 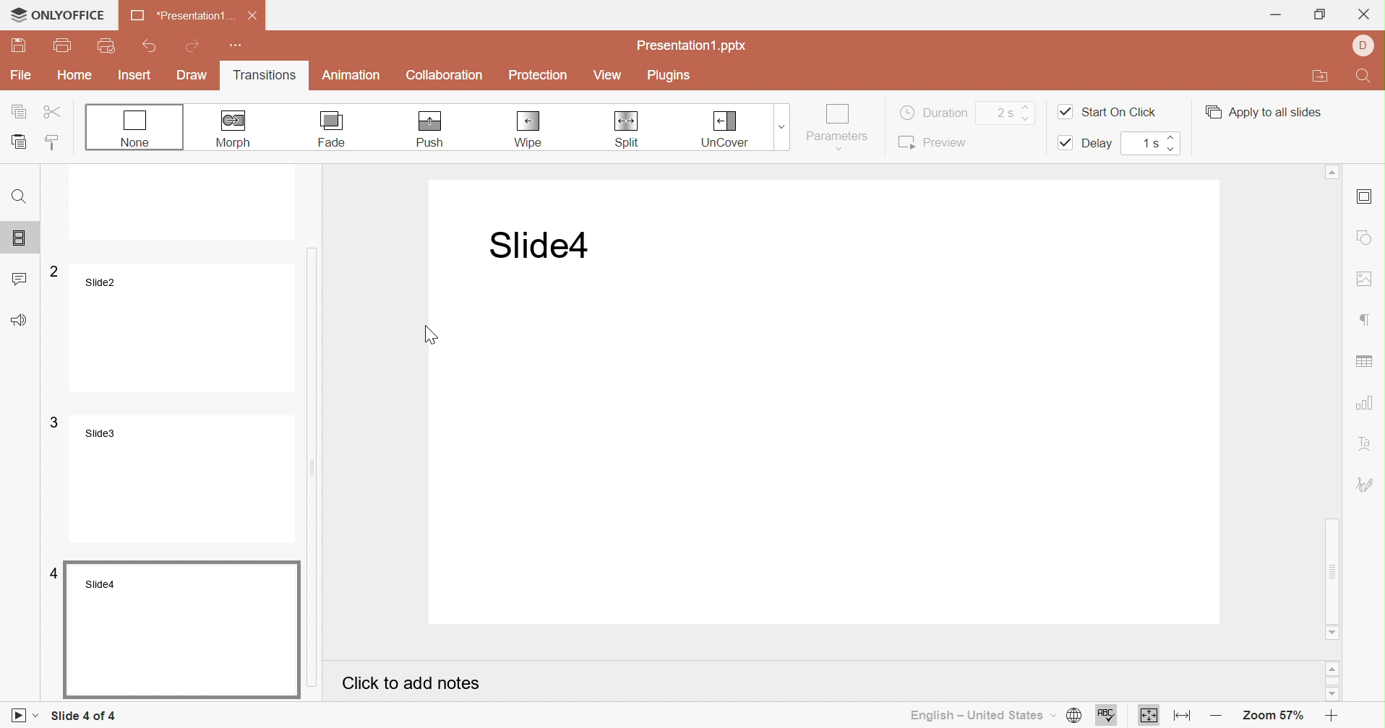 I want to click on Scroll up, so click(x=1334, y=669).